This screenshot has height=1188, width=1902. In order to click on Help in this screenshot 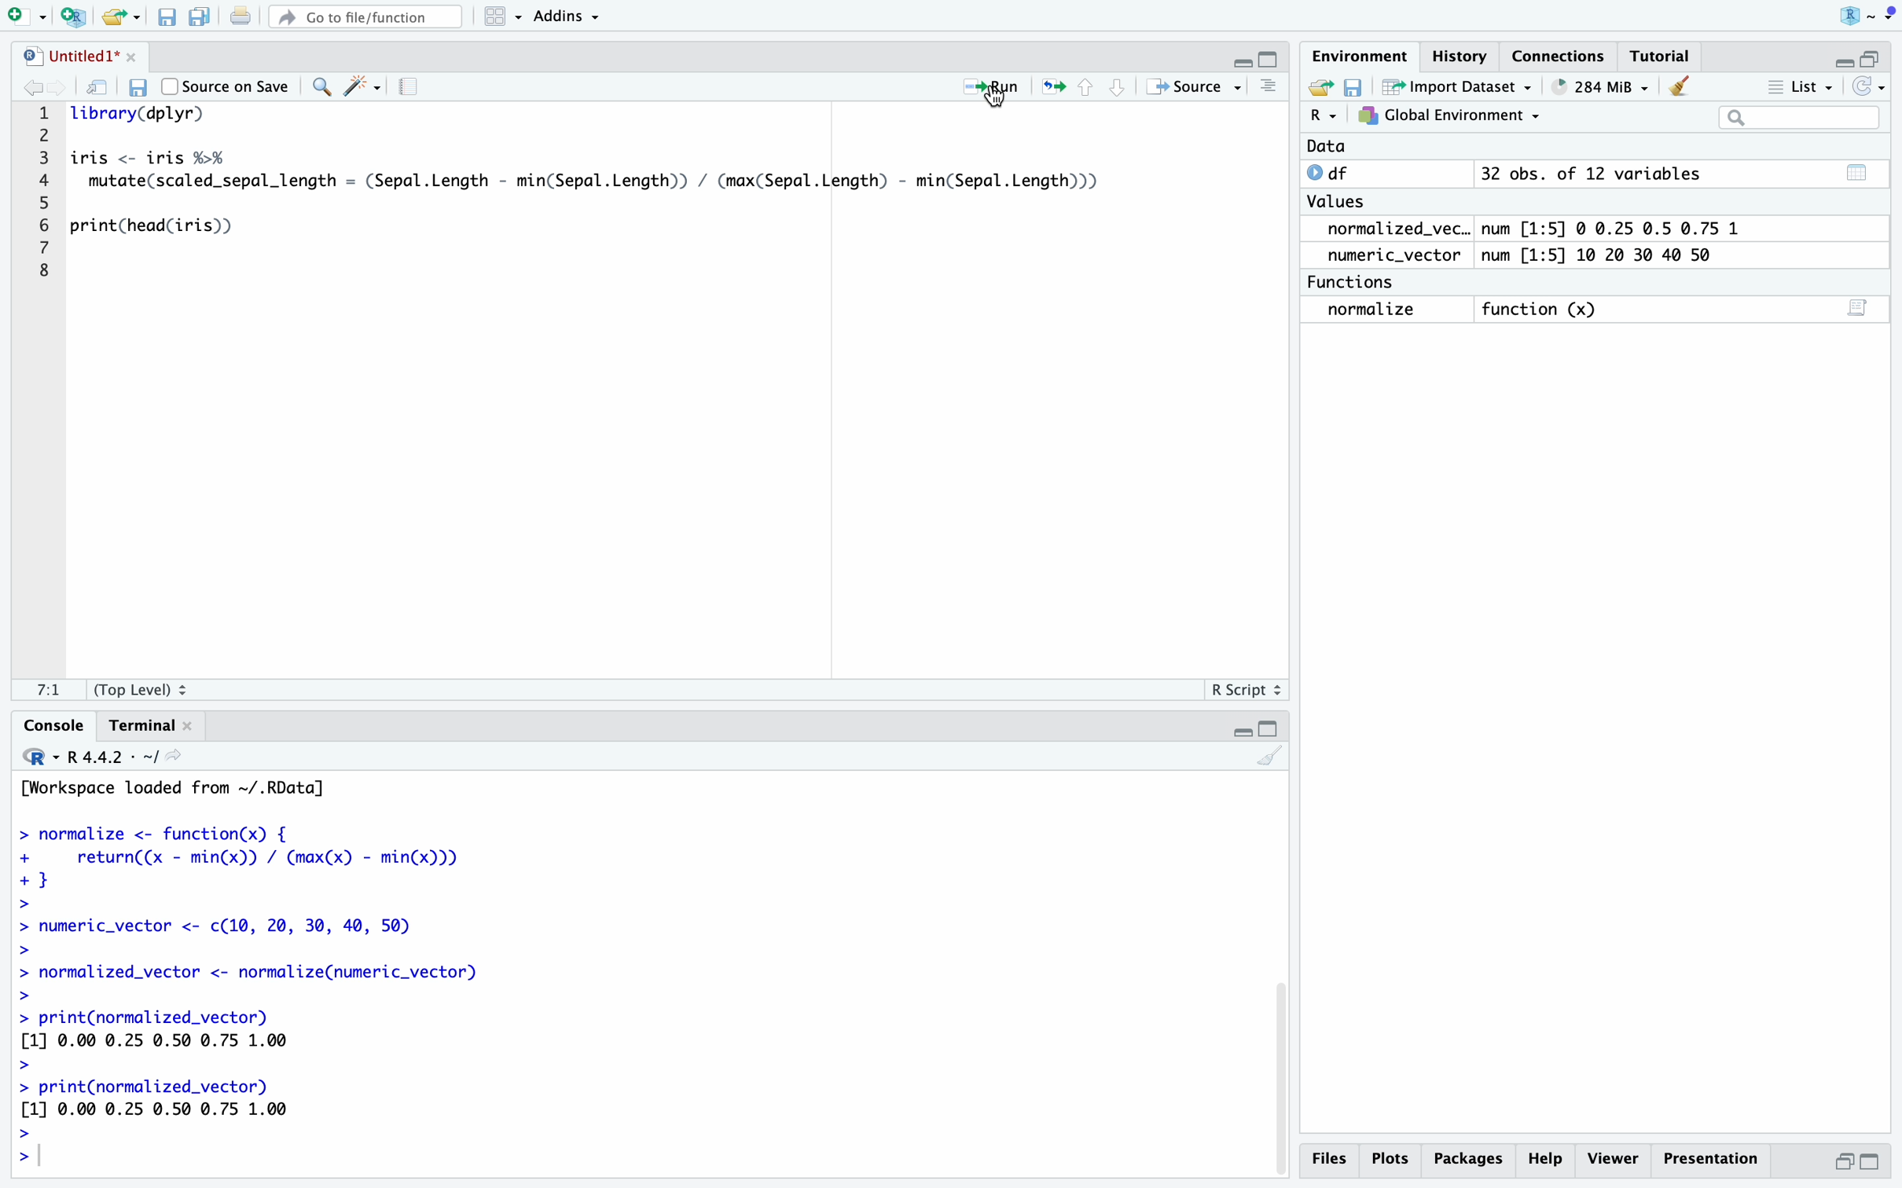, I will do `click(1549, 1158)`.